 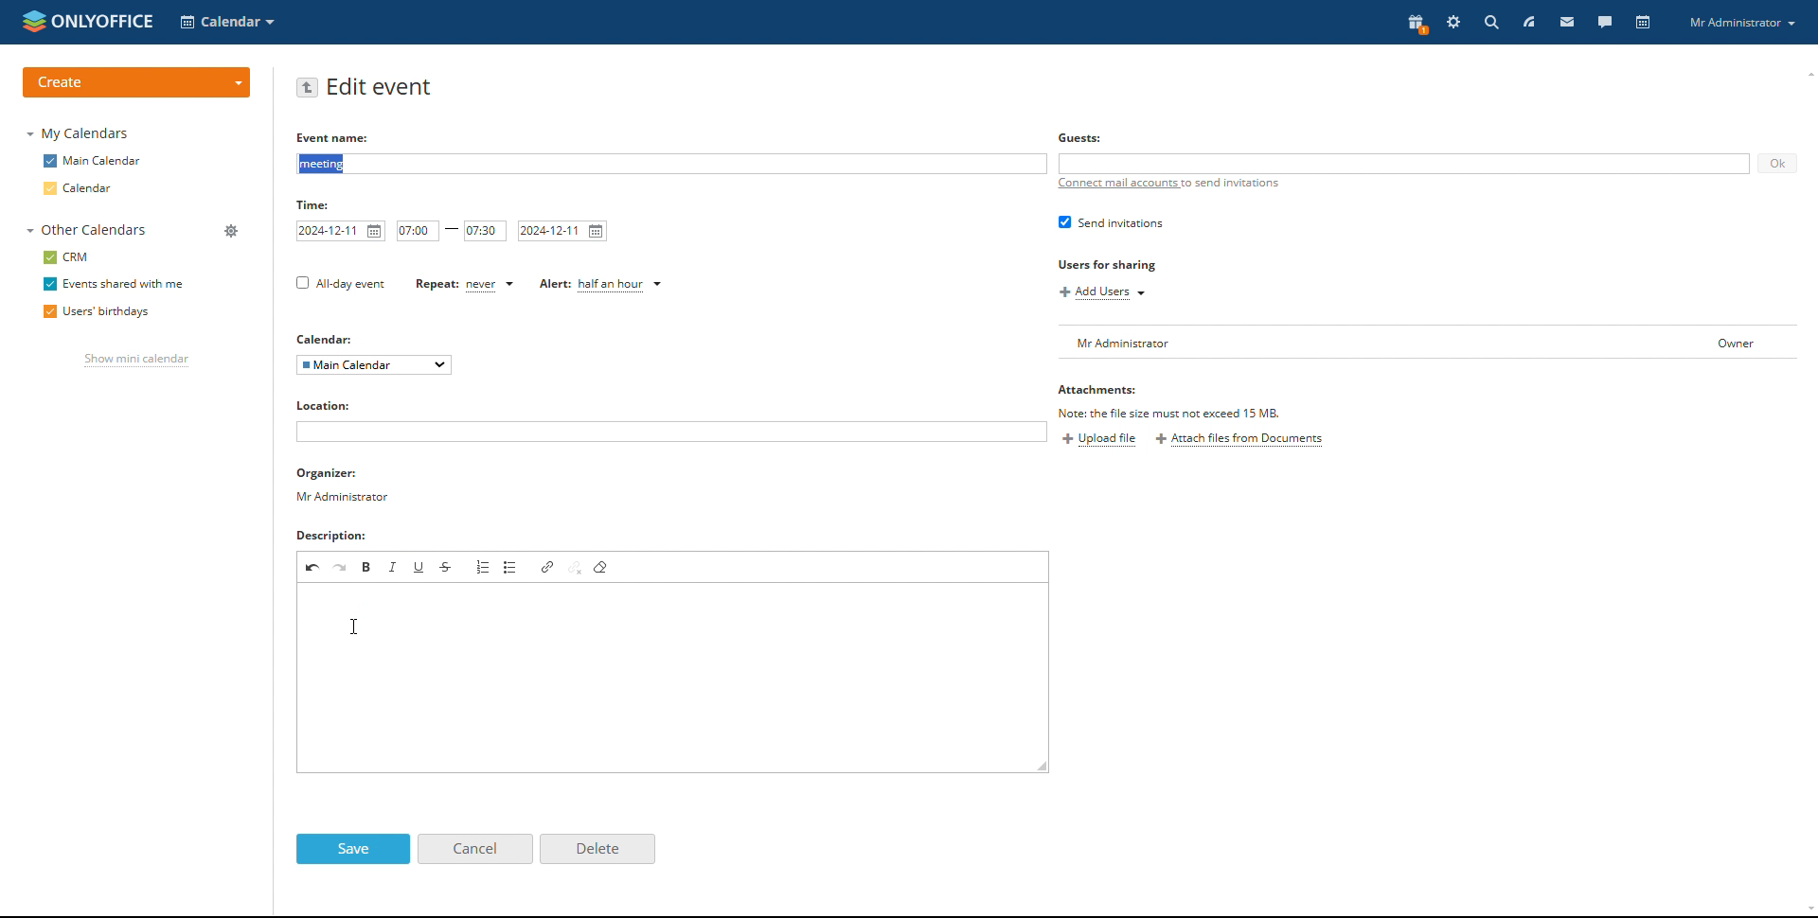 What do you see at coordinates (1528, 22) in the screenshot?
I see `feed` at bounding box center [1528, 22].